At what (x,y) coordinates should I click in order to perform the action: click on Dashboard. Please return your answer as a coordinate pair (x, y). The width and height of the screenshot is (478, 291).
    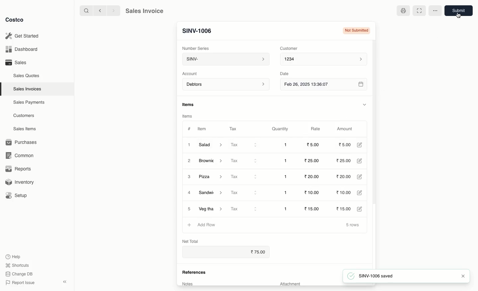
    Looking at the image, I should click on (21, 49).